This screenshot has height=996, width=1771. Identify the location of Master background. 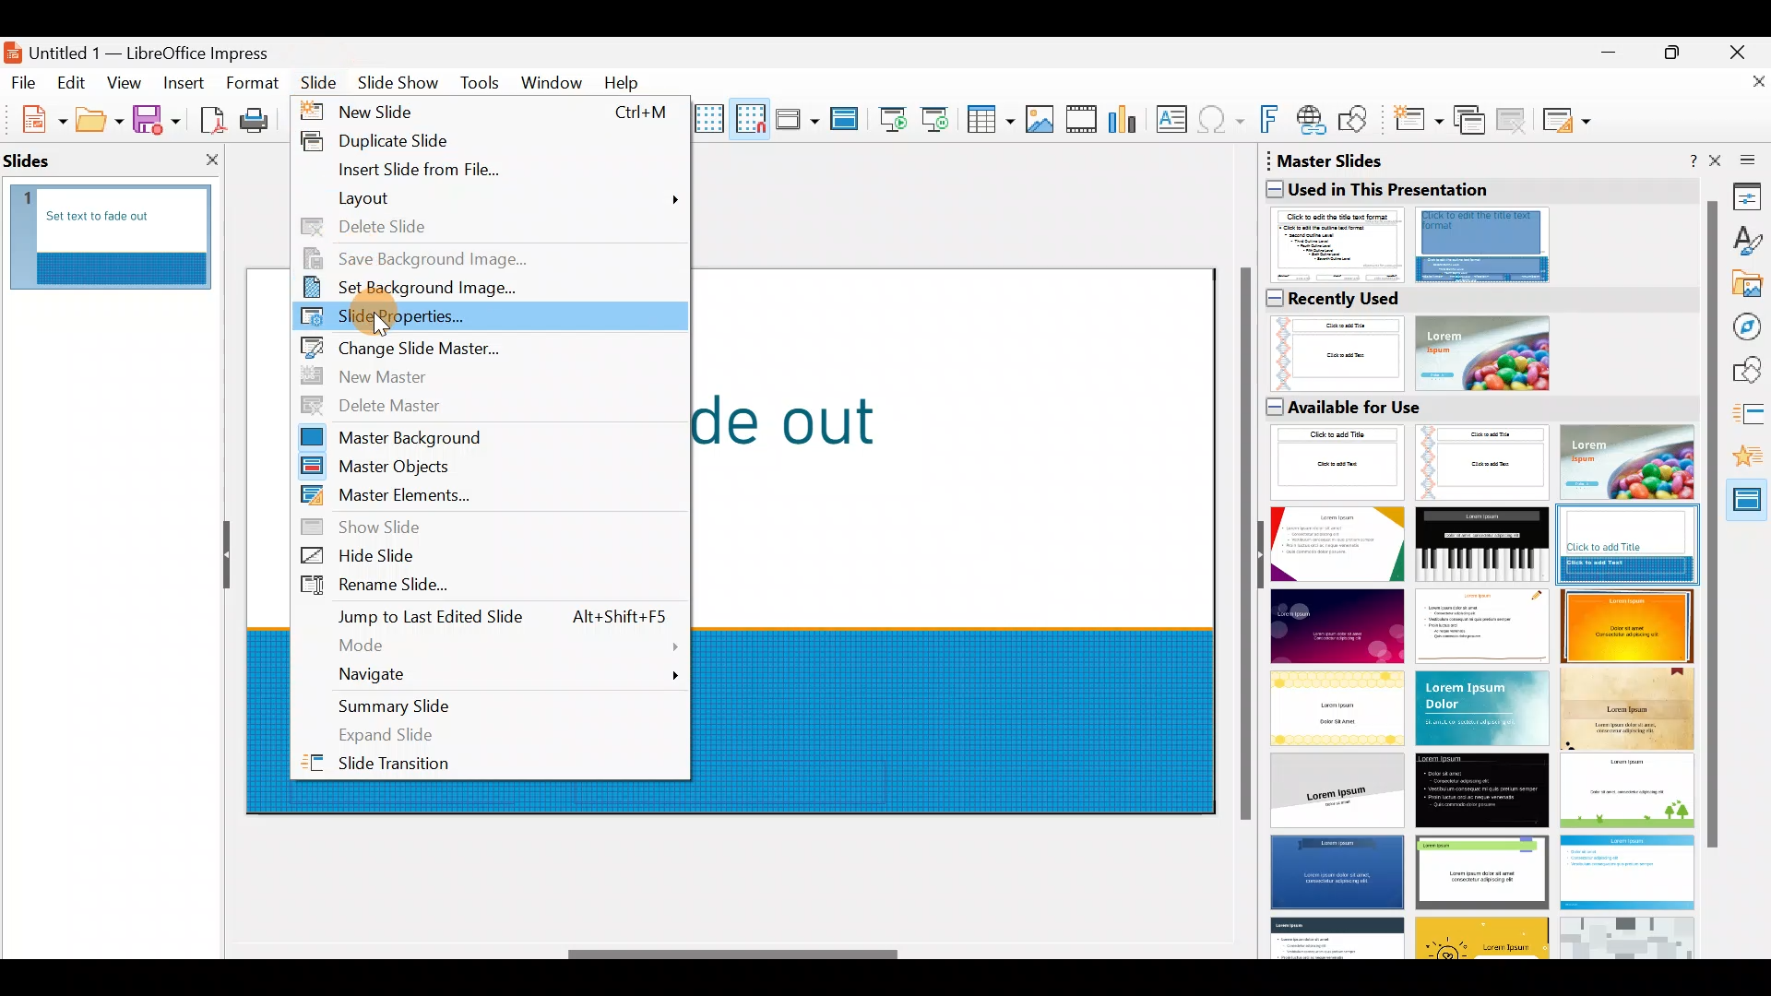
(485, 437).